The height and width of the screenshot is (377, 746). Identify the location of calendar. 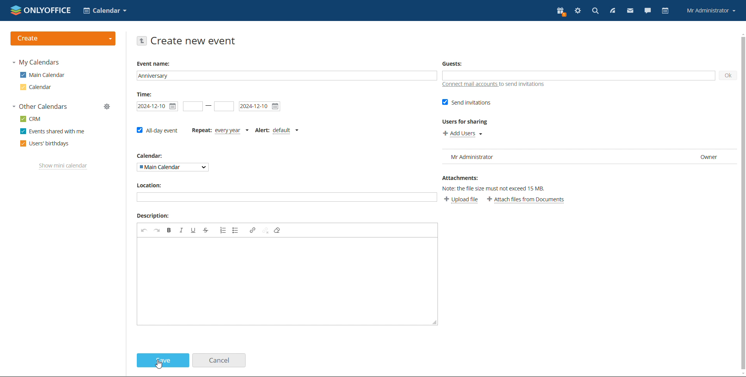
(665, 11).